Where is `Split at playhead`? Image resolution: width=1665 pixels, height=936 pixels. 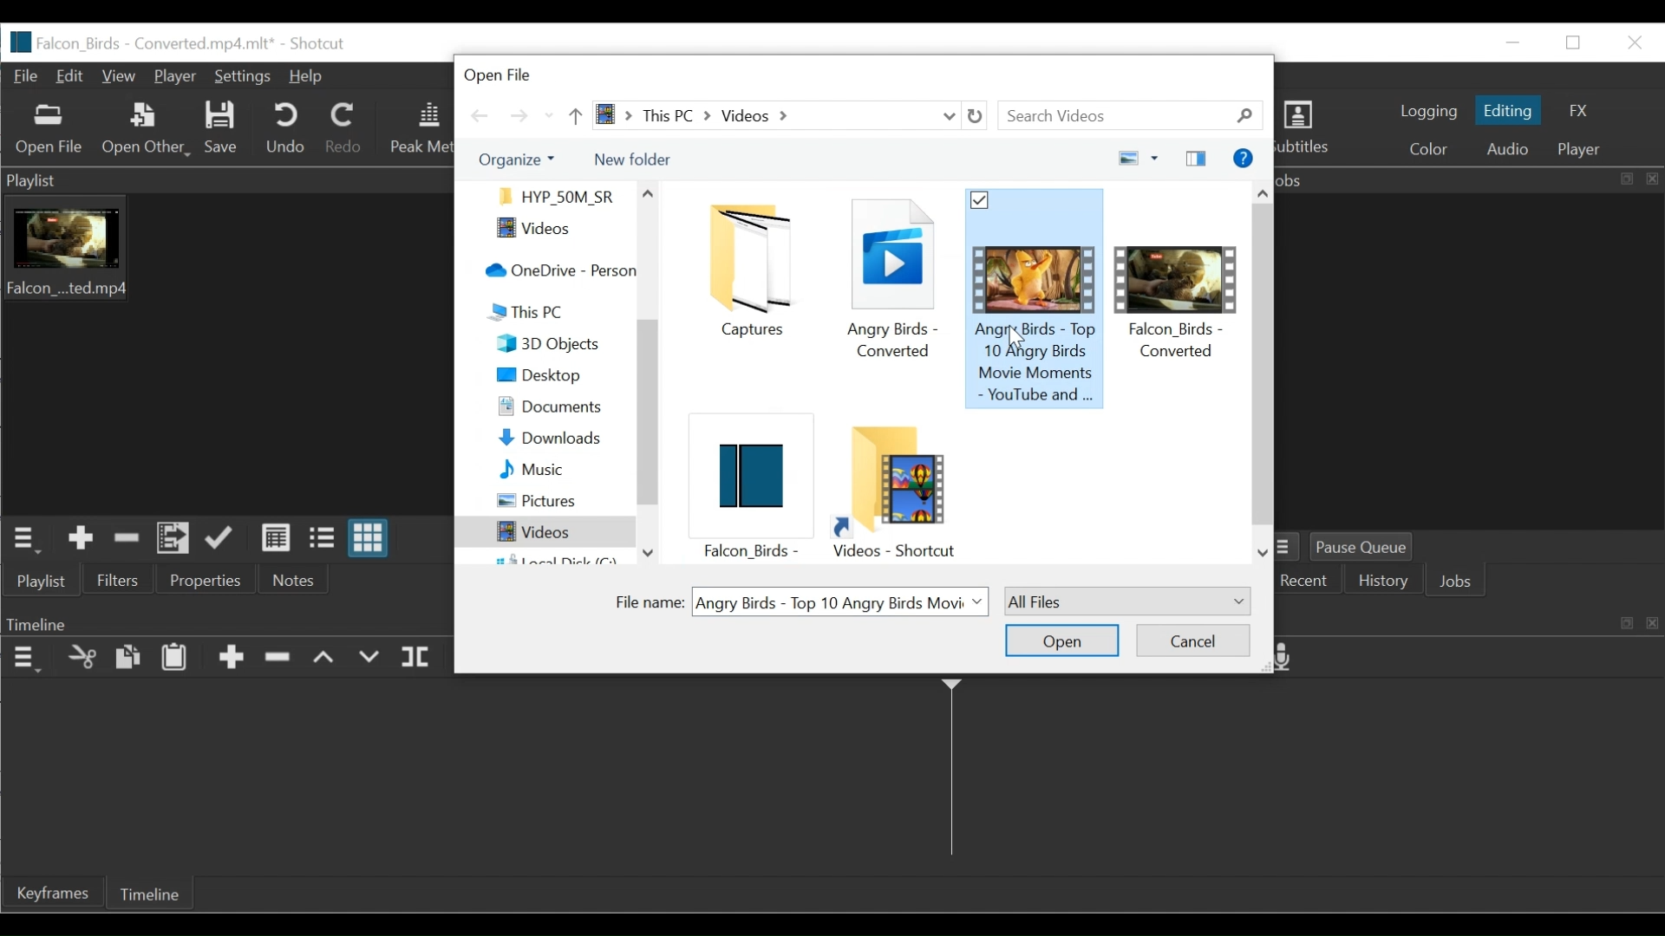 Split at playhead is located at coordinates (418, 658).